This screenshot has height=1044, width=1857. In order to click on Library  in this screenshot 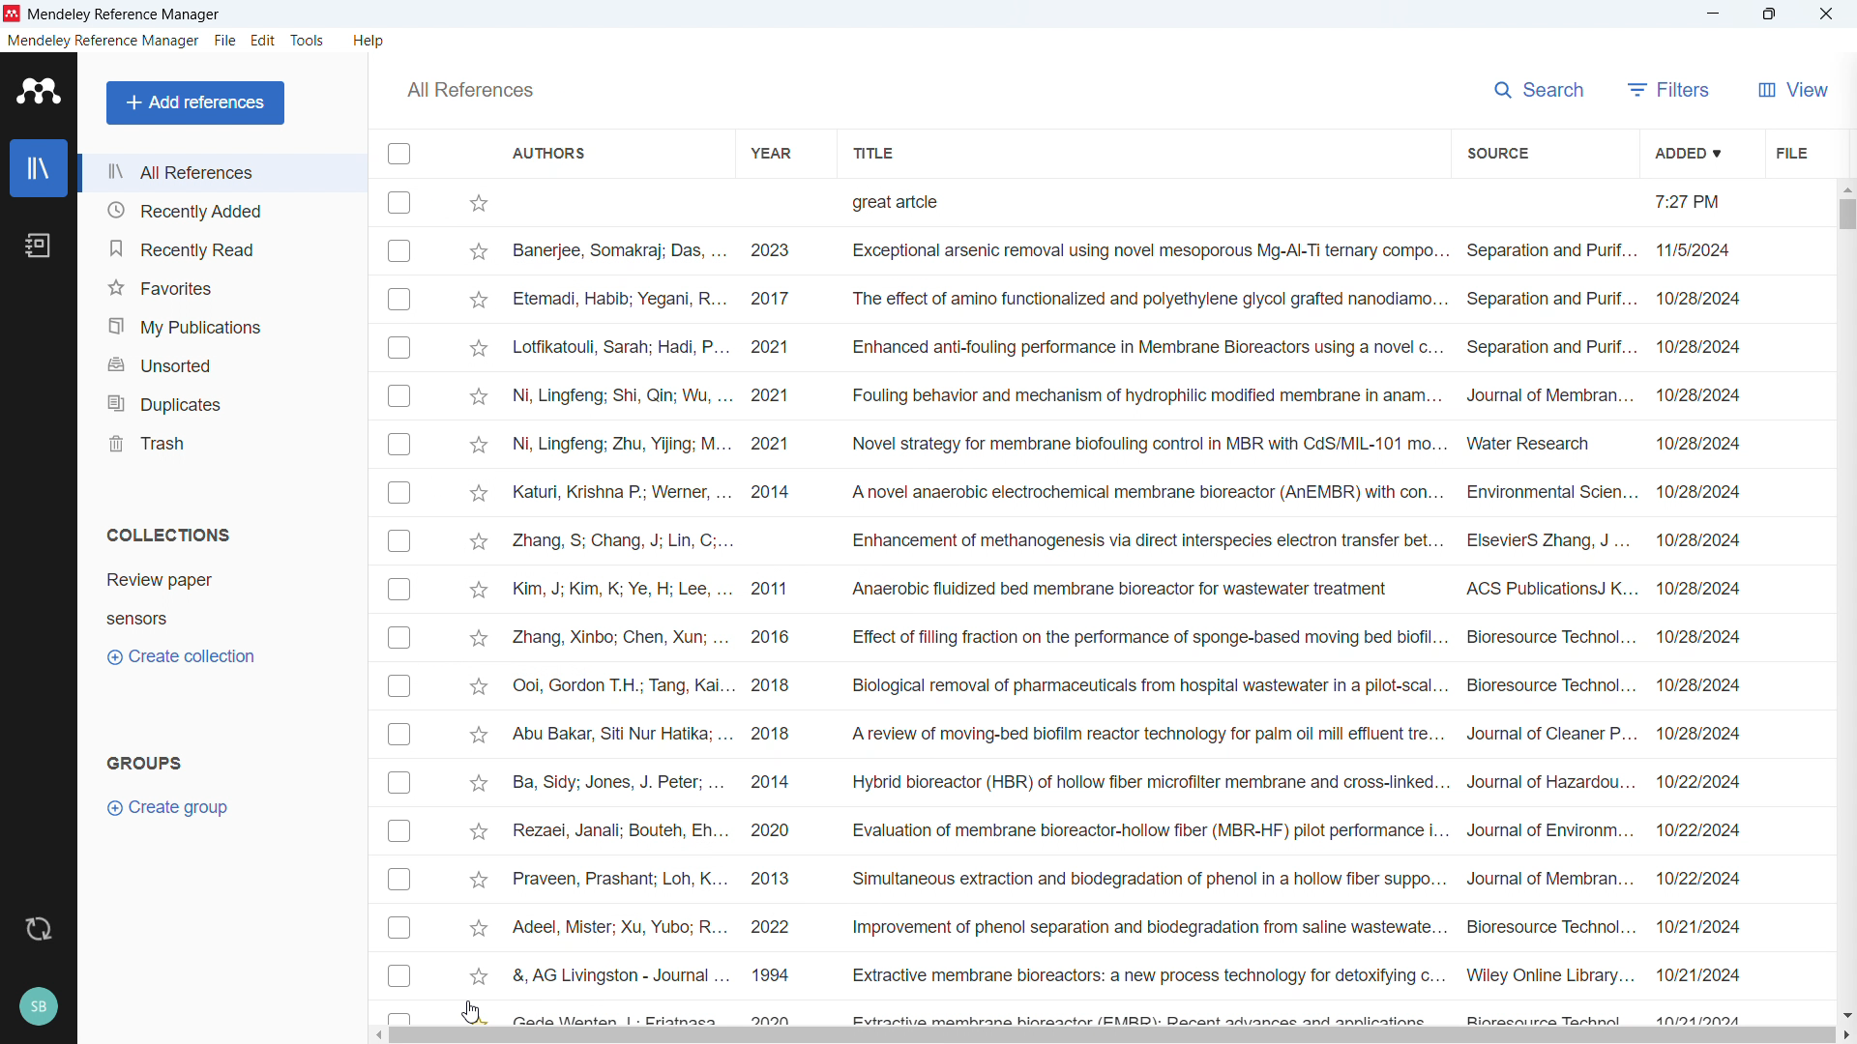, I will do `click(39, 168)`.